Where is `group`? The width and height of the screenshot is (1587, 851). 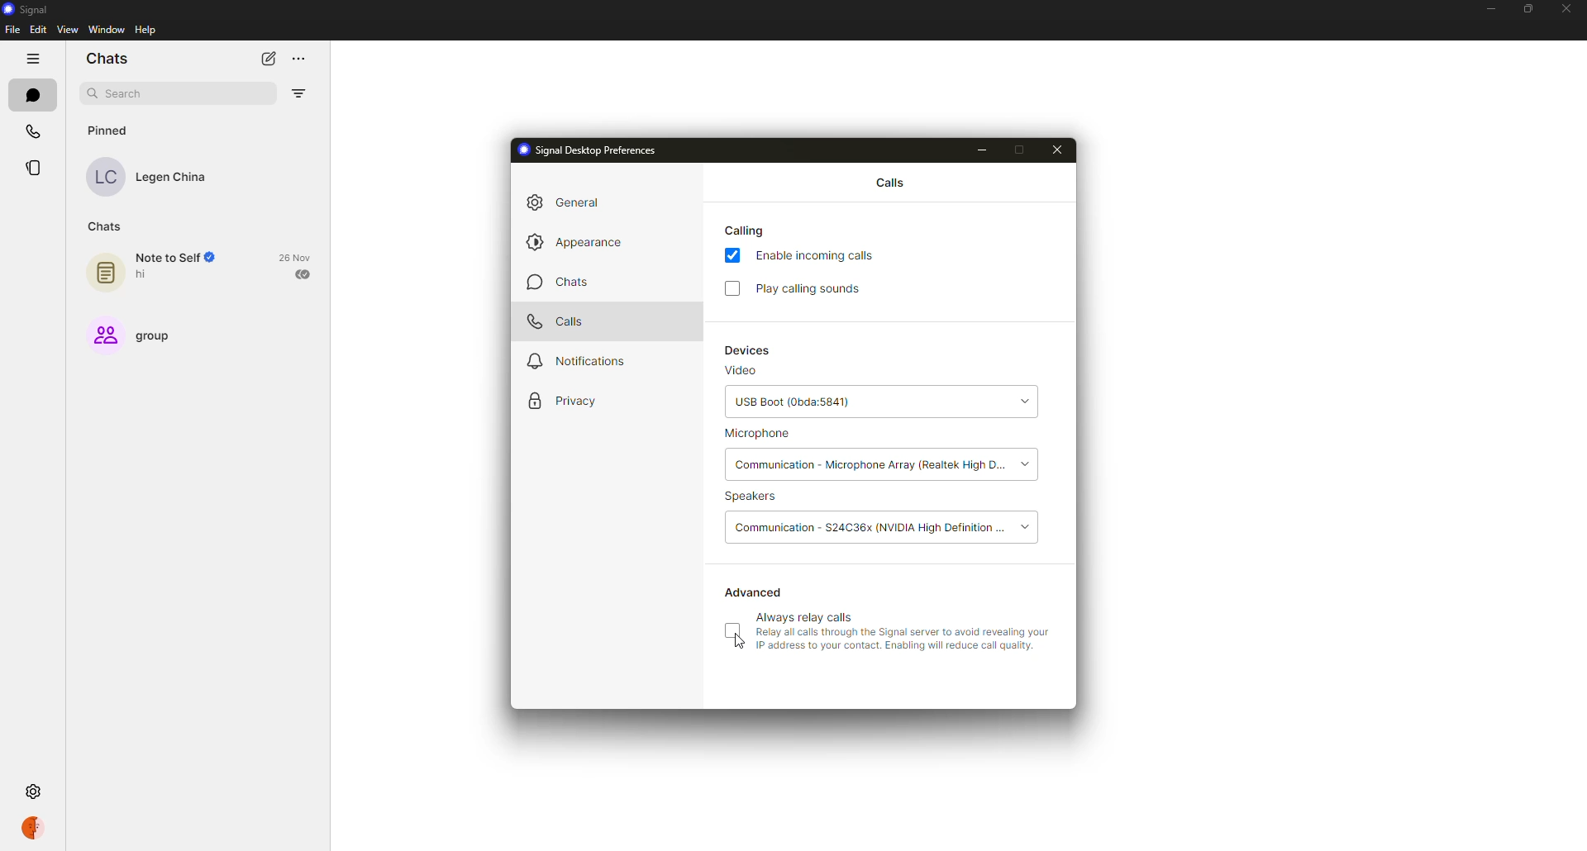
group is located at coordinates (154, 336).